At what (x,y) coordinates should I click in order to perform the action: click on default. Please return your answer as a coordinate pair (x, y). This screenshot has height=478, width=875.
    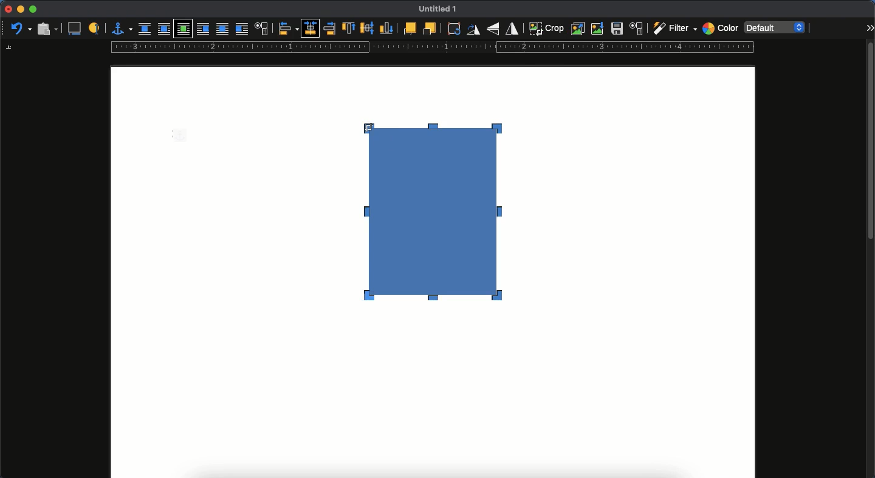
    Looking at the image, I should click on (776, 27).